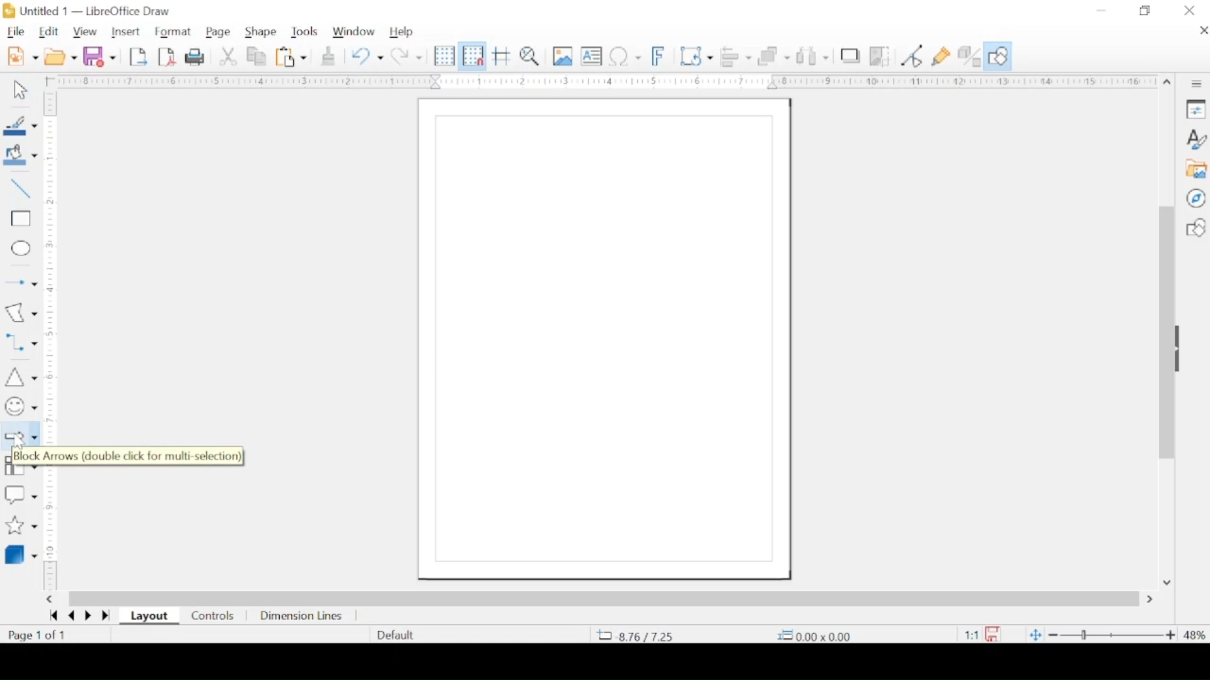 The width and height of the screenshot is (1210, 680). Describe the element at coordinates (1195, 227) in the screenshot. I see `basic shape` at that location.